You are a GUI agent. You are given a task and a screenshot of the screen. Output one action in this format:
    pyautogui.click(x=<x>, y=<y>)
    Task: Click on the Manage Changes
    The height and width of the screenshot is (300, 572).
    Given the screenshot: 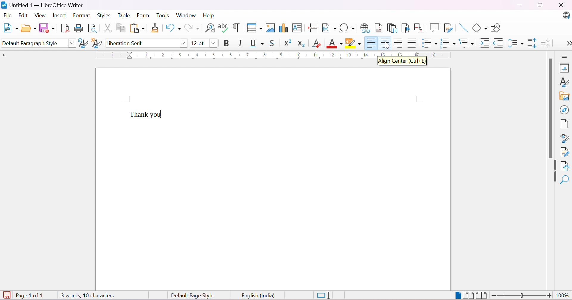 What is the action you would take?
    pyautogui.click(x=564, y=152)
    